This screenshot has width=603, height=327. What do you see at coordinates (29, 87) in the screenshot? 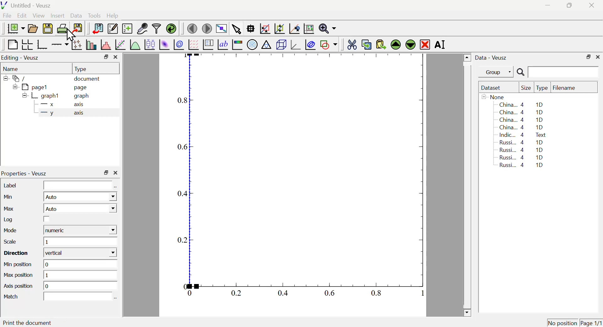
I see `pagel` at bounding box center [29, 87].